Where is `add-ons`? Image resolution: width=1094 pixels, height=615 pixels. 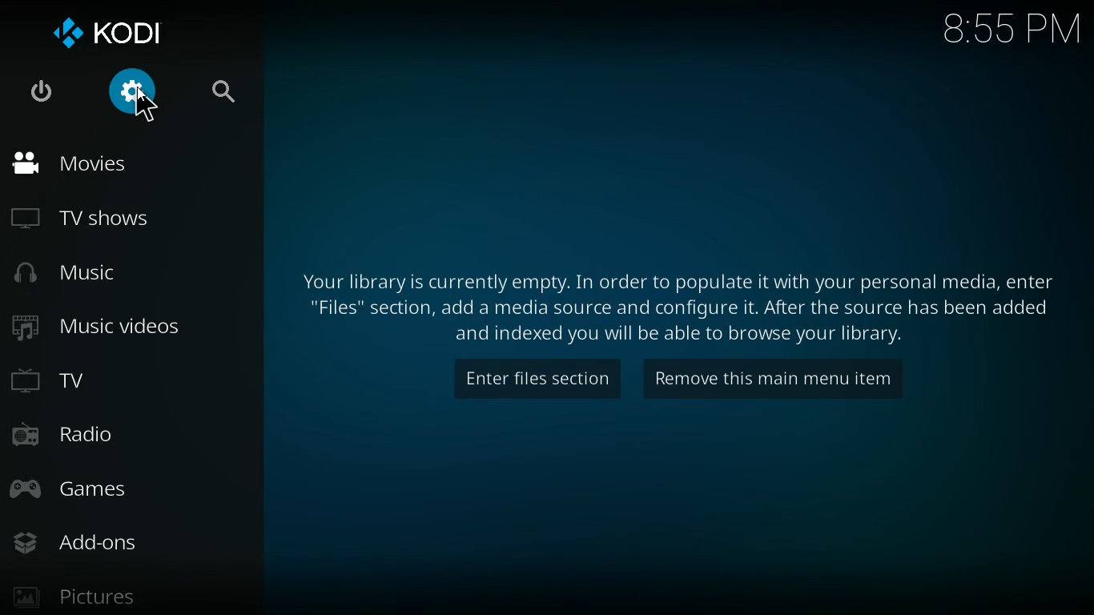 add-ons is located at coordinates (95, 540).